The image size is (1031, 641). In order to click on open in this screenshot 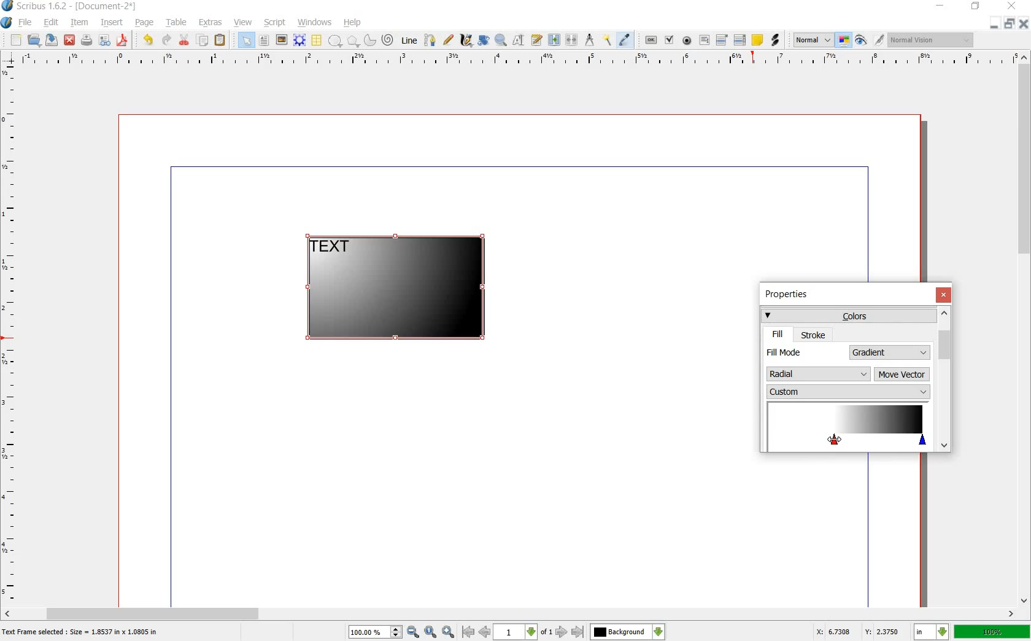, I will do `click(36, 41)`.